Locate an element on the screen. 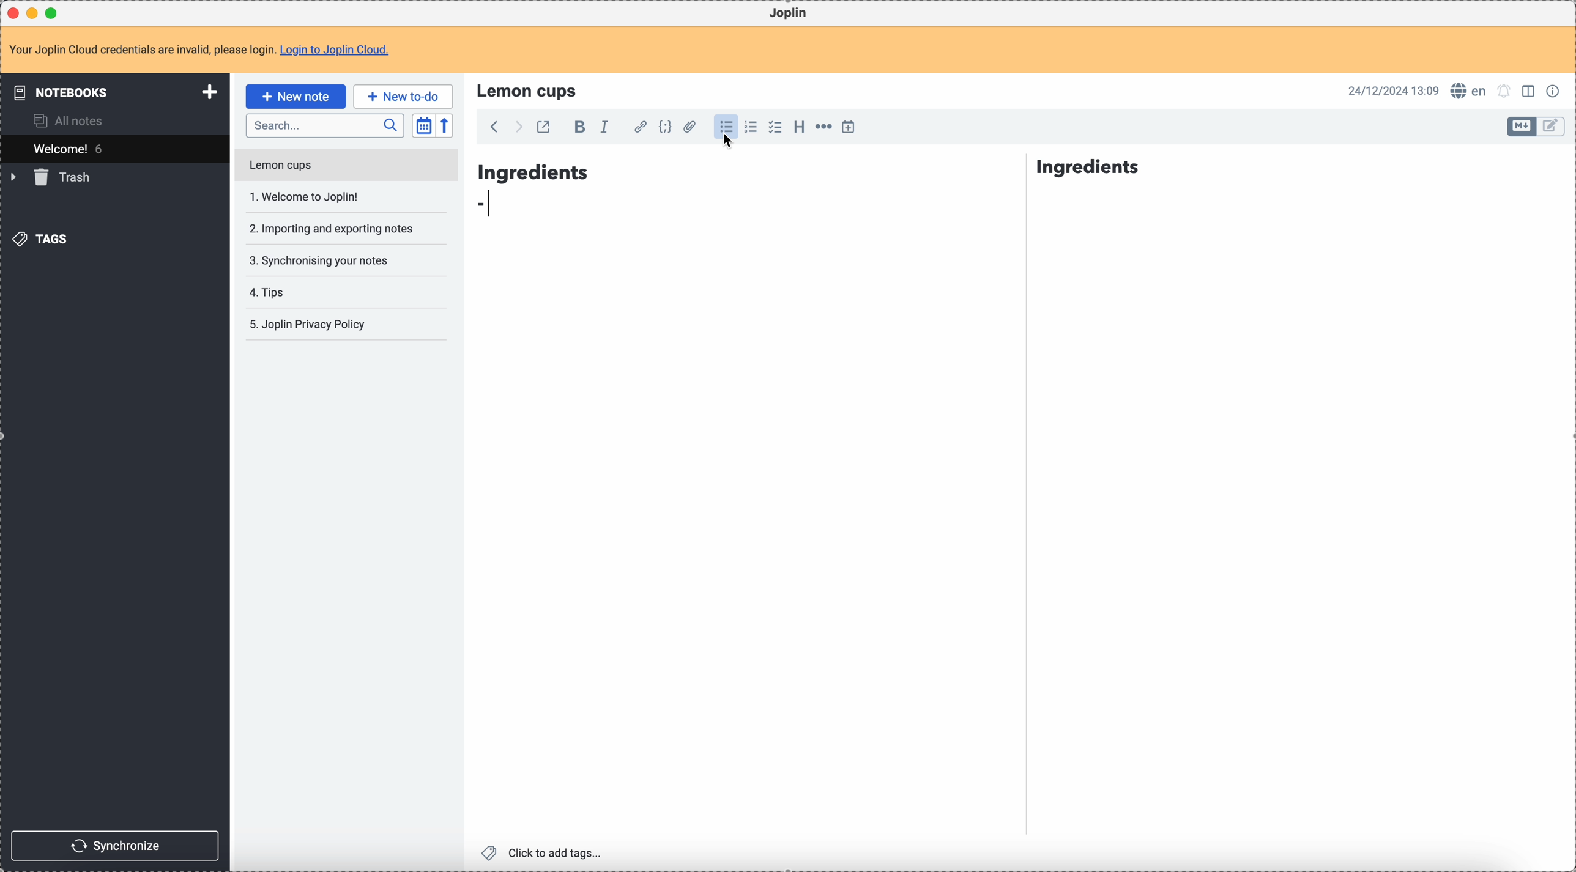  minimize is located at coordinates (35, 14).